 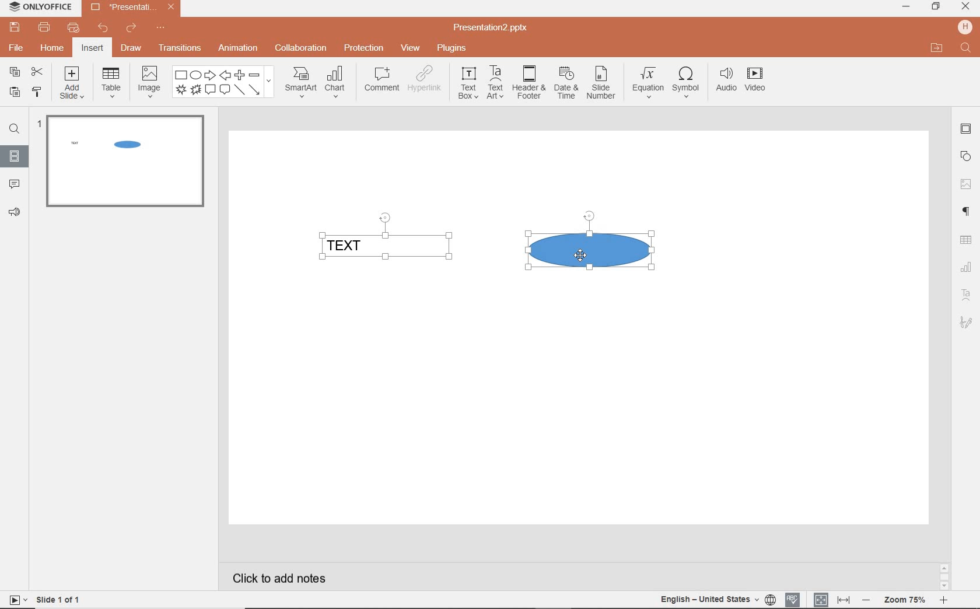 I want to click on hyperlink, so click(x=425, y=80).